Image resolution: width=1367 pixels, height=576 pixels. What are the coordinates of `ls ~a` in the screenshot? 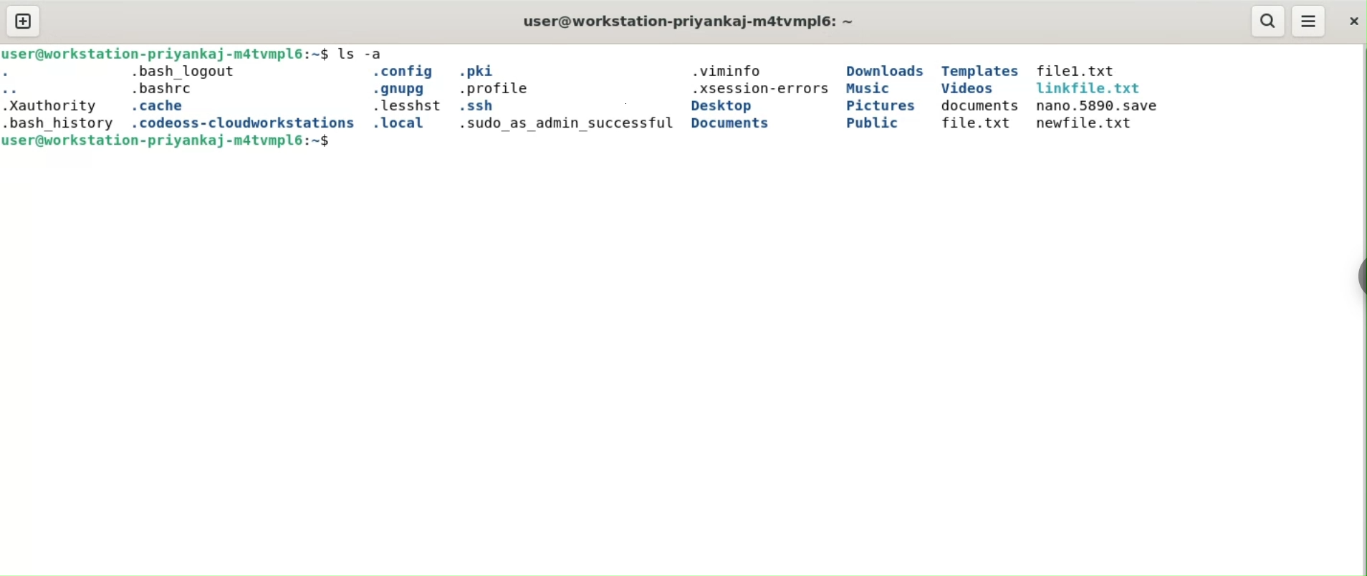 It's located at (364, 53).